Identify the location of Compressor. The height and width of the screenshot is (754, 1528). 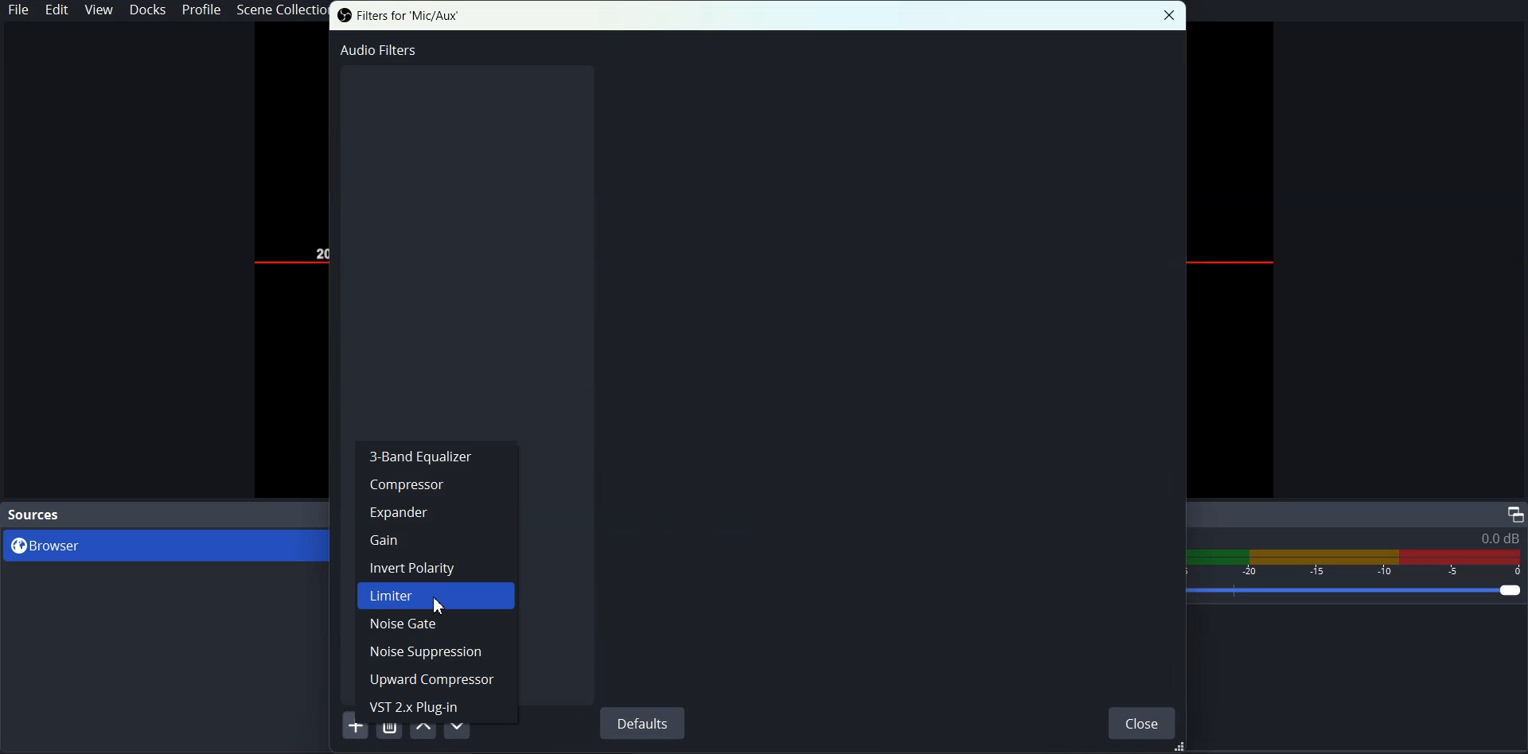
(437, 487).